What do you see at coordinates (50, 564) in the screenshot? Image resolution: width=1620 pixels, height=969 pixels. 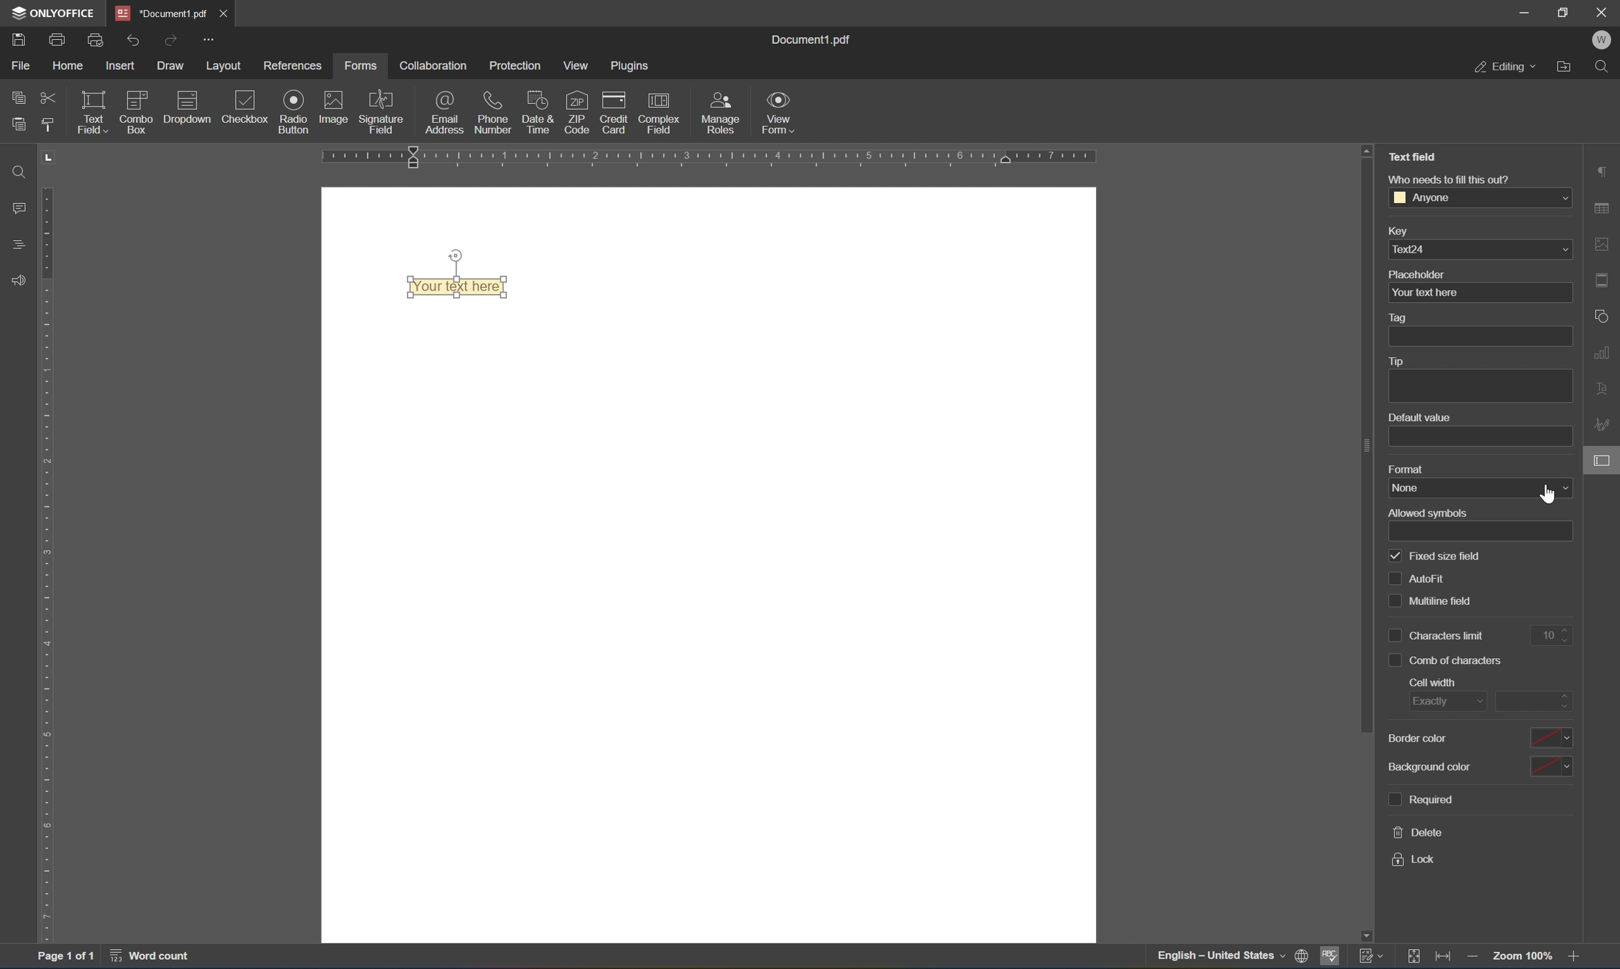 I see `ruler` at bounding box center [50, 564].